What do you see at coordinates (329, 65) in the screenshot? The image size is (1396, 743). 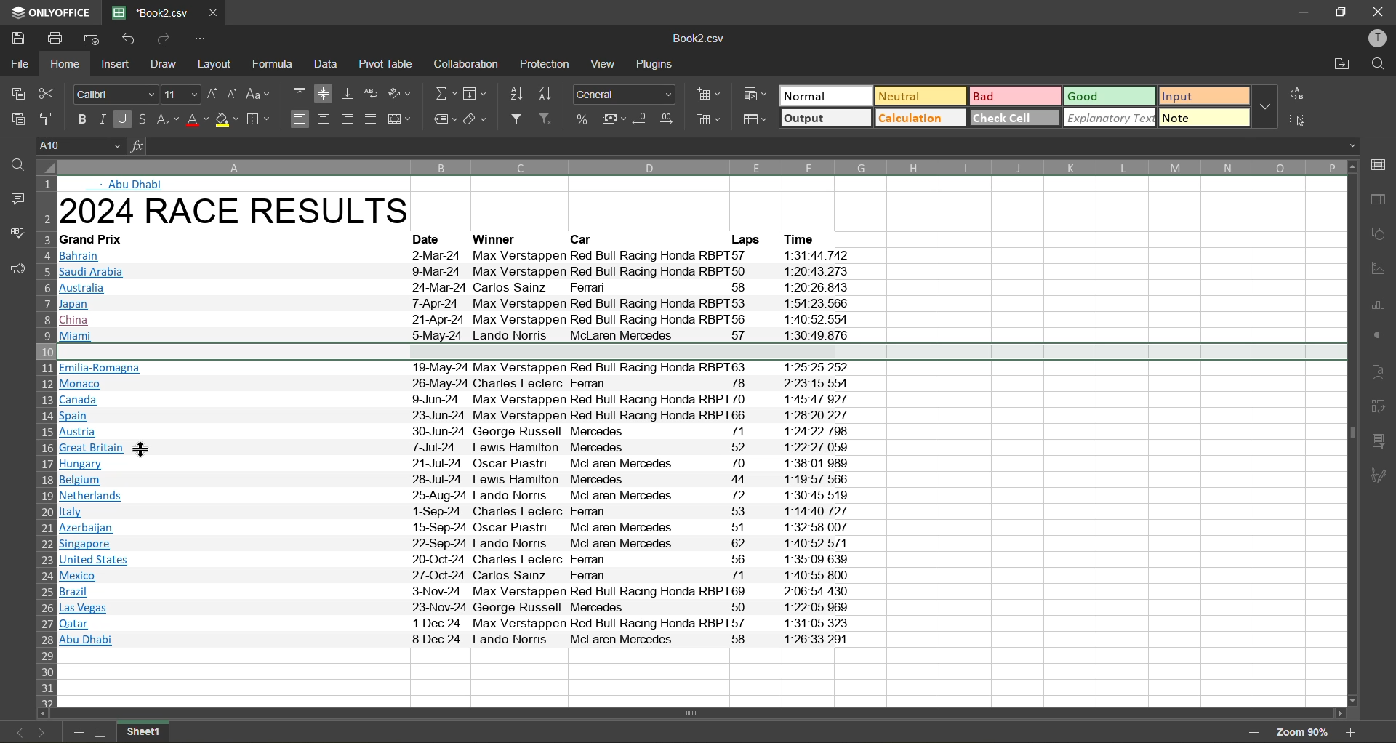 I see `data` at bounding box center [329, 65].